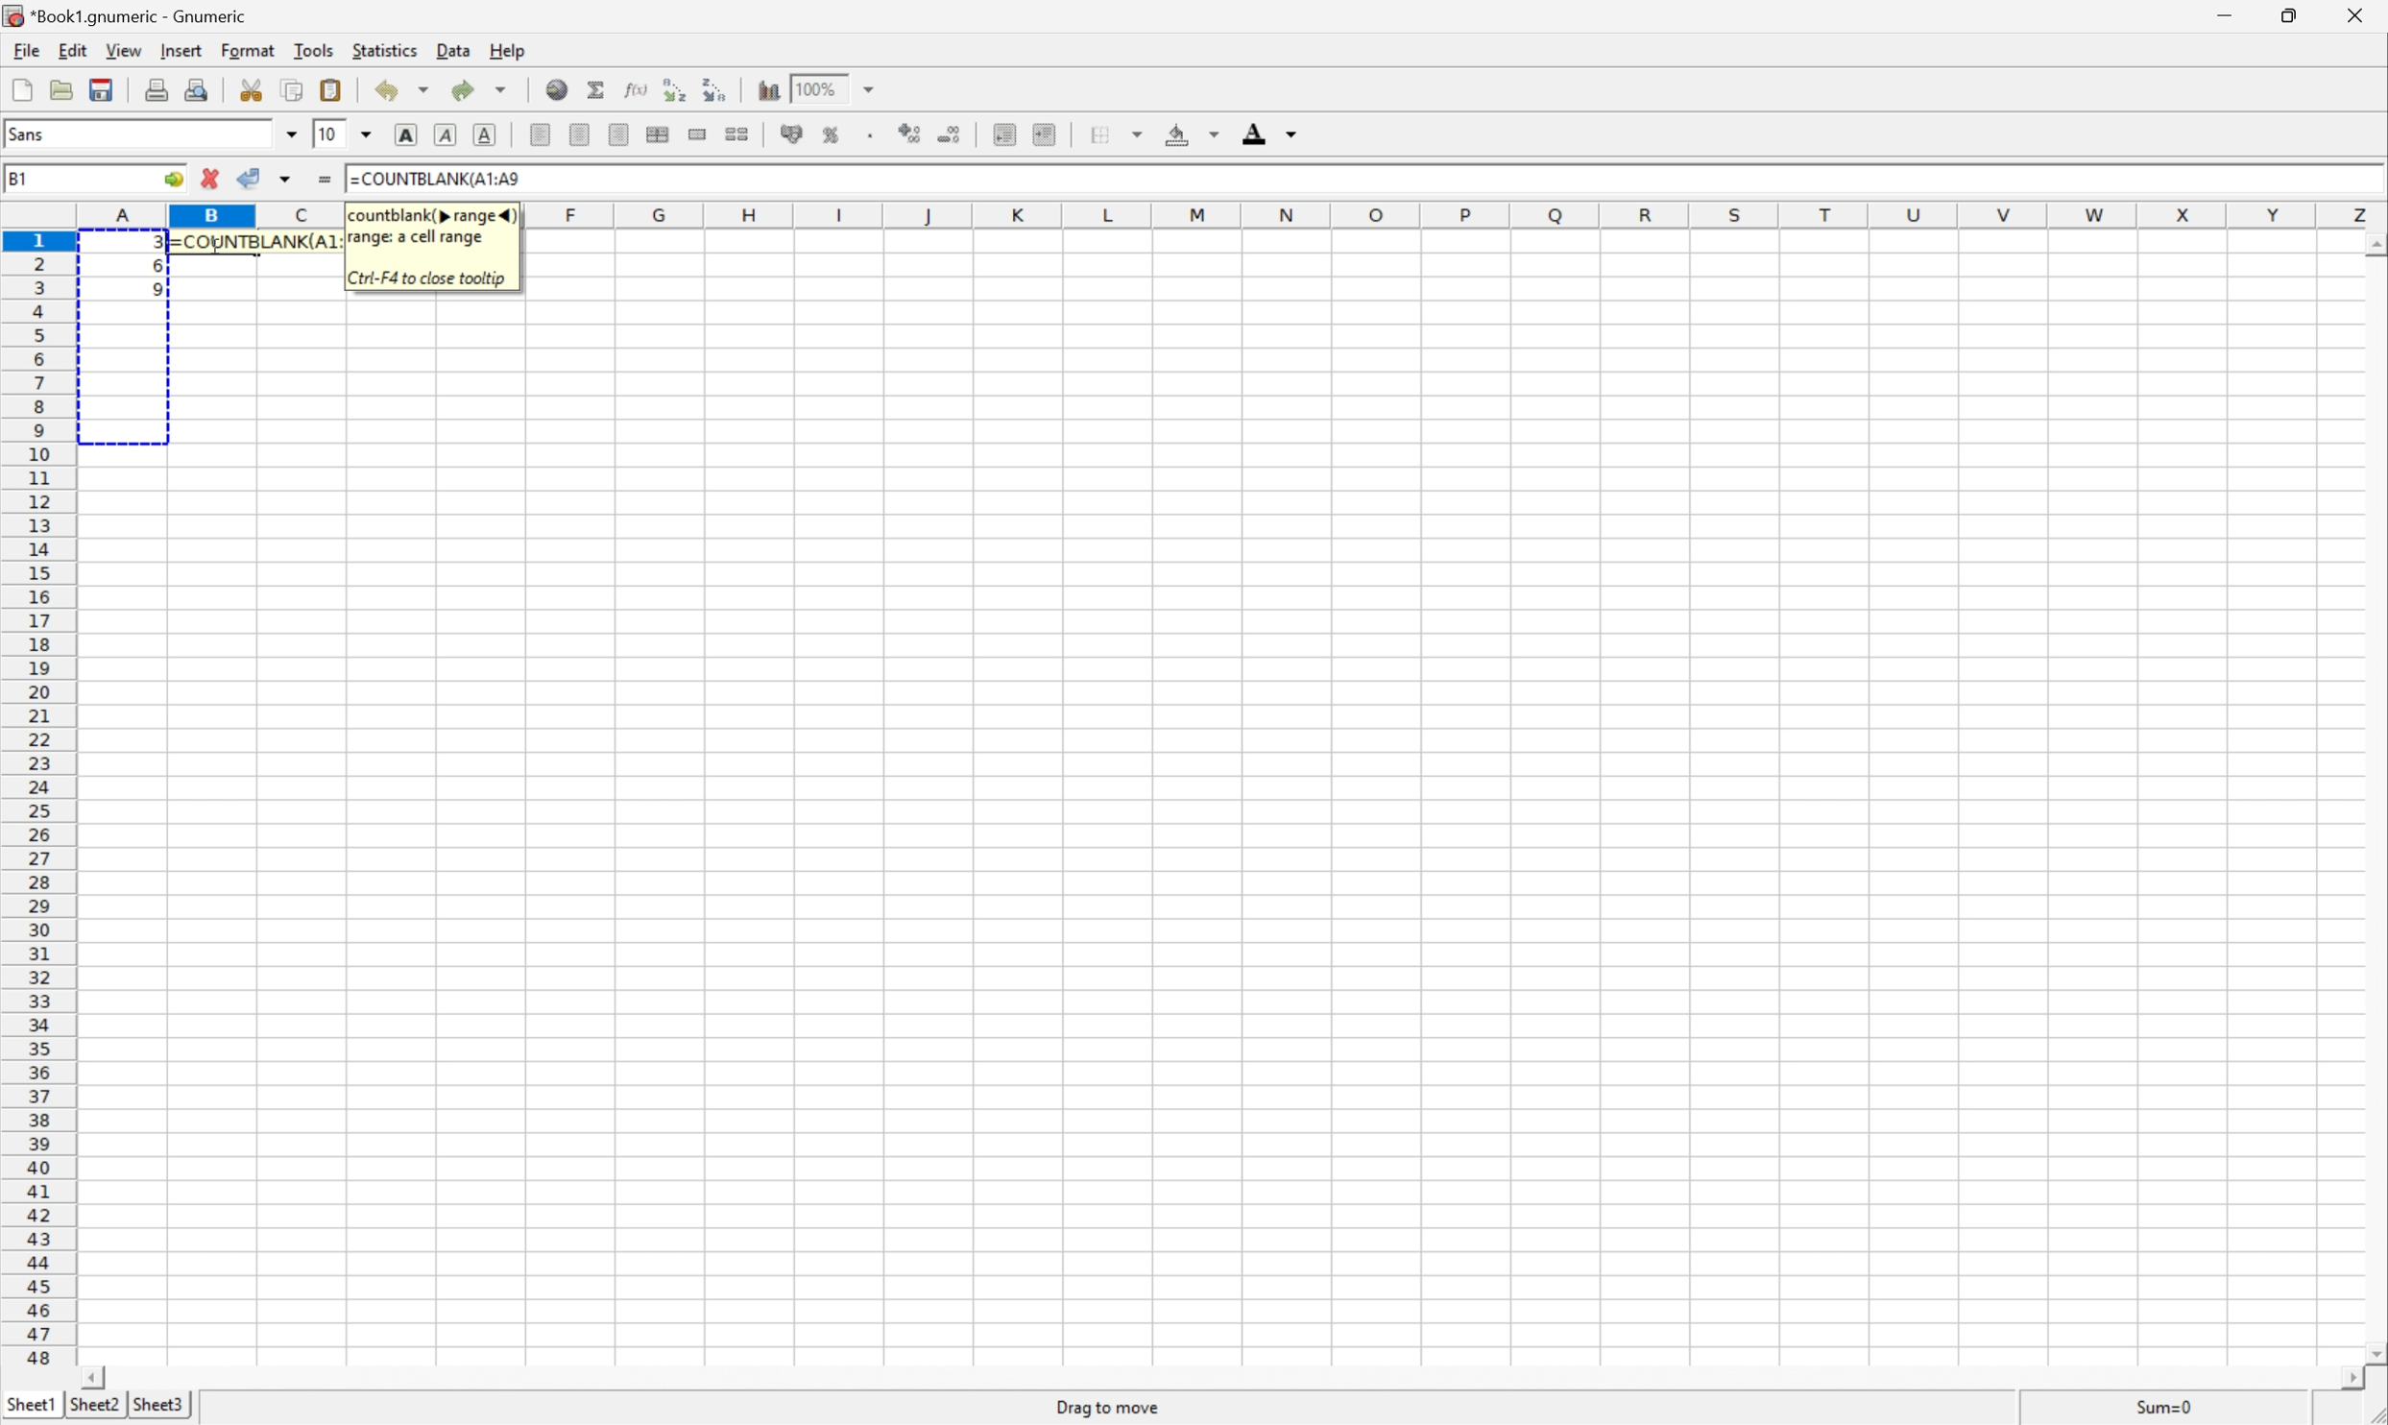 Image resolution: width=2388 pixels, height=1425 pixels. What do you see at coordinates (294, 89) in the screenshot?
I see `Copy selection` at bounding box center [294, 89].